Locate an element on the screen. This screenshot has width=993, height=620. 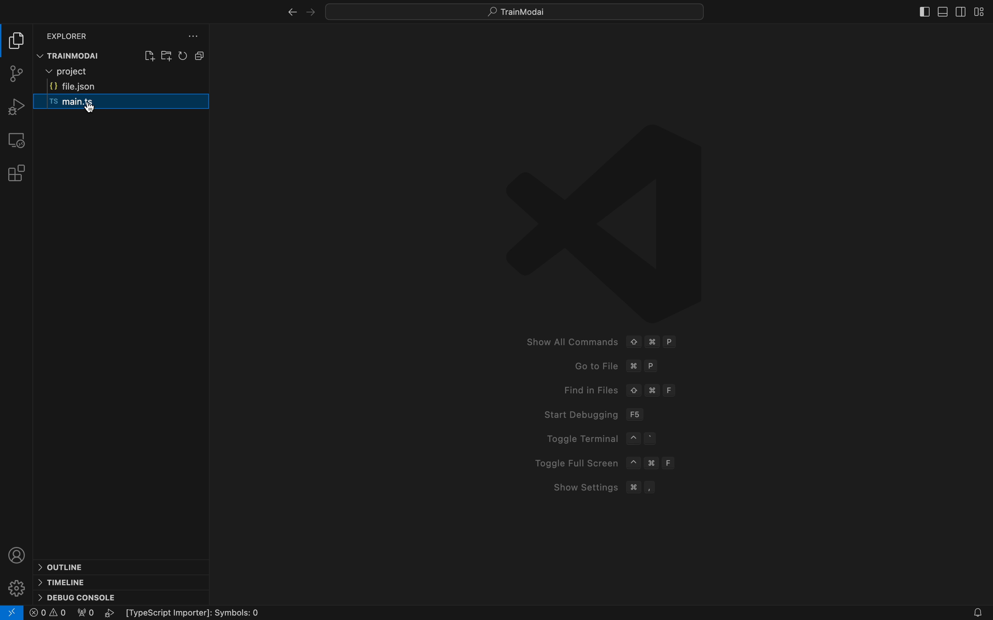
Start Debugging F56 is located at coordinates (587, 414).